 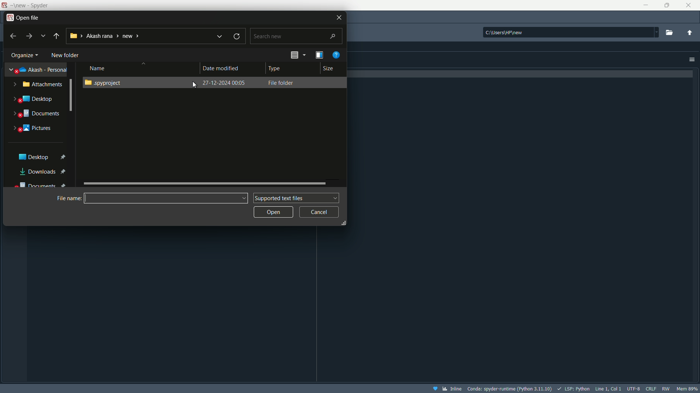 What do you see at coordinates (43, 37) in the screenshot?
I see `recent locations` at bounding box center [43, 37].